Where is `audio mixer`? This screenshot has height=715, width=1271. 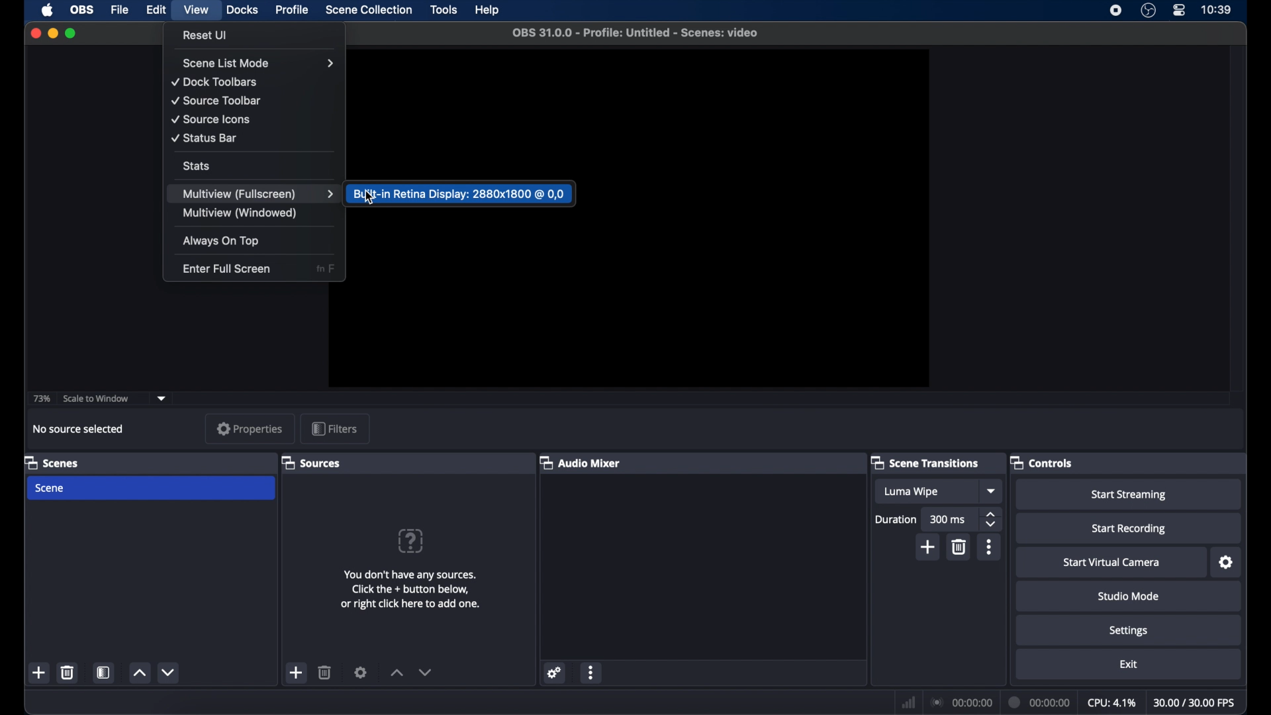
audio mixer is located at coordinates (577, 462).